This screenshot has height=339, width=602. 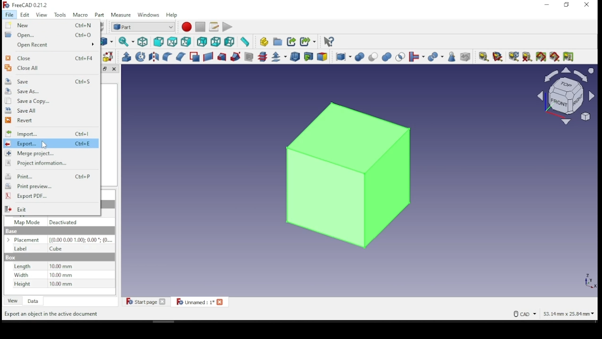 I want to click on save as, so click(x=46, y=91).